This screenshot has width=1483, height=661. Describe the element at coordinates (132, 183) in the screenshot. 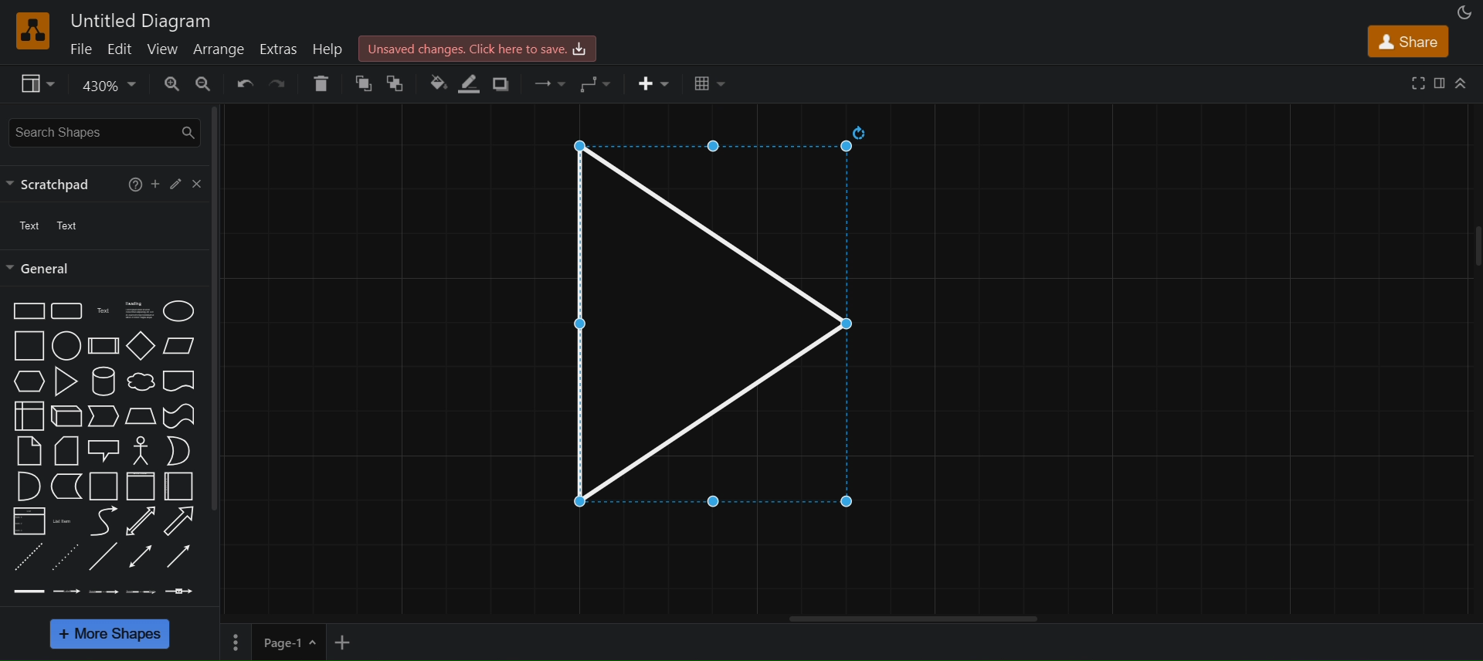

I see `help` at that location.